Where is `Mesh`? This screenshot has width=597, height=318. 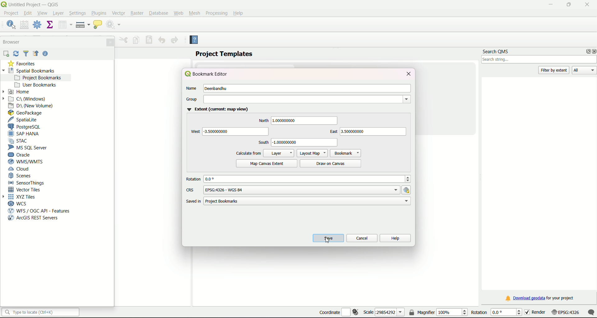
Mesh is located at coordinates (195, 13).